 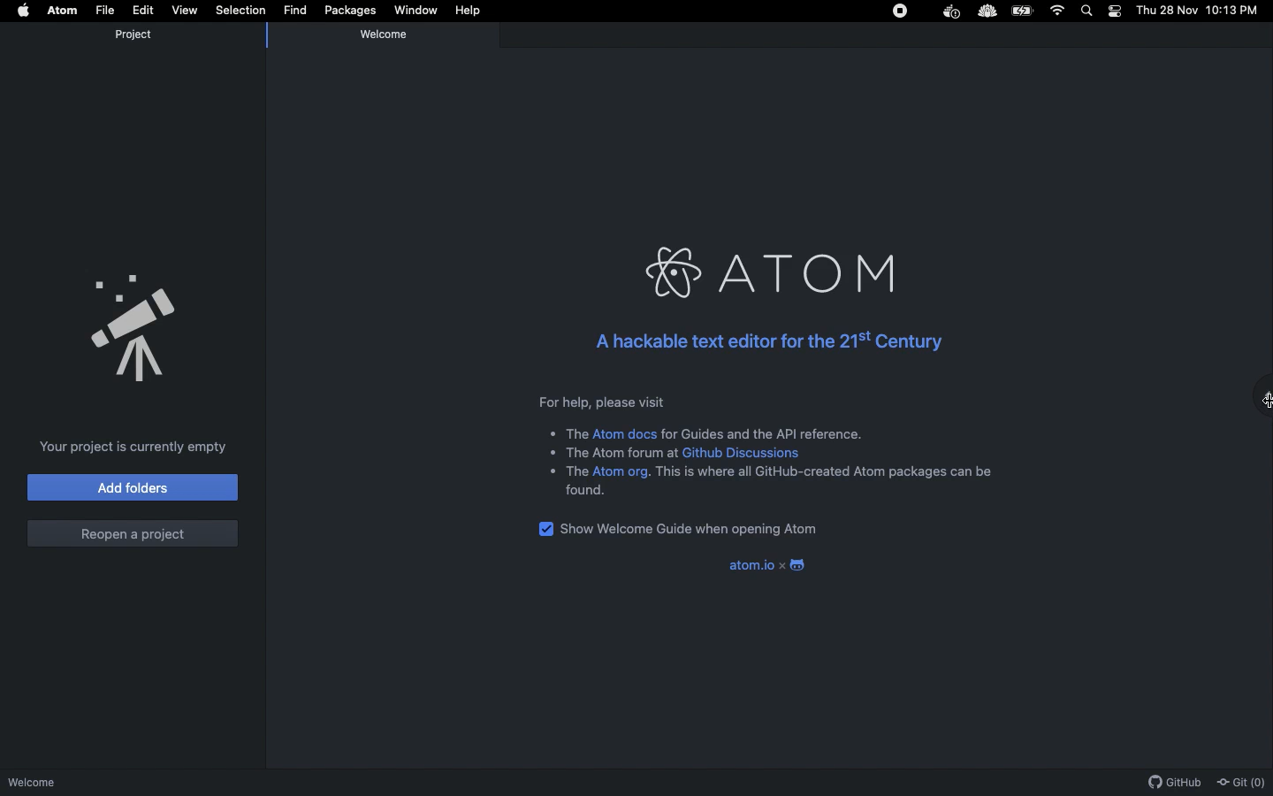 I want to click on Packages, so click(x=351, y=11).